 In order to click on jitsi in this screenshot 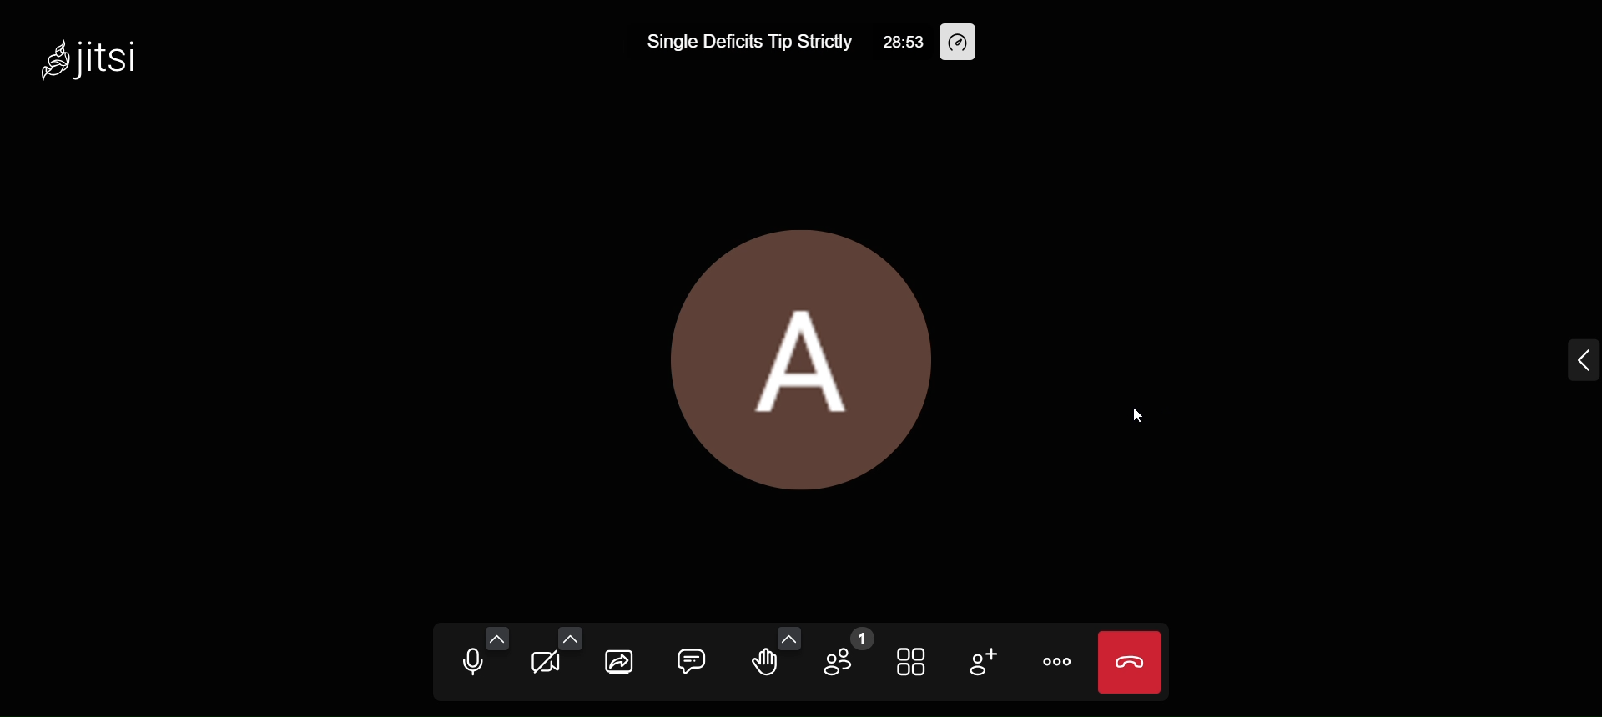, I will do `click(97, 53)`.